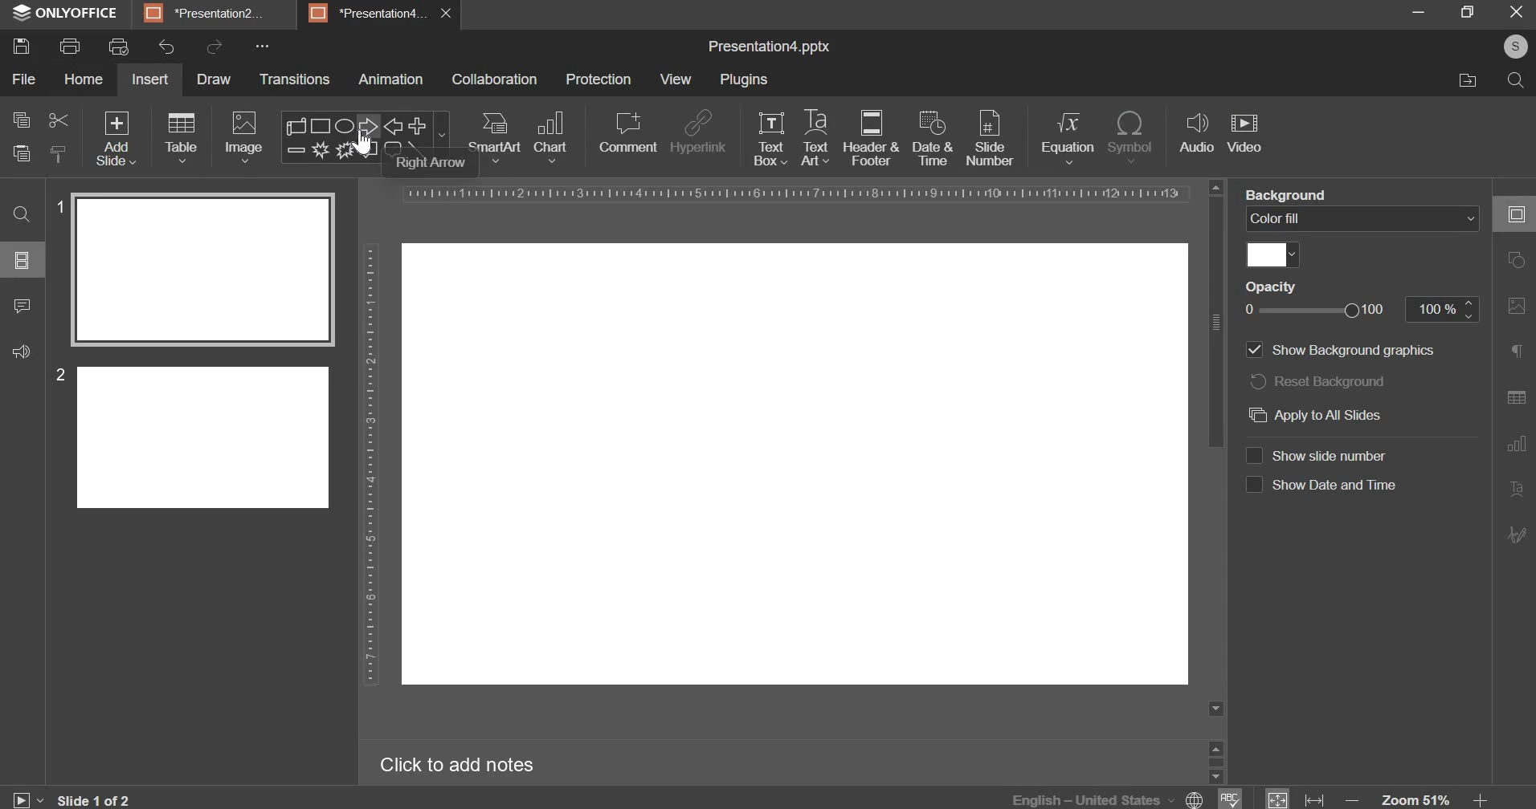 Image resolution: width=1536 pixels, height=809 pixels. Describe the element at coordinates (382, 13) in the screenshot. I see `BE Presentations. x` at that location.